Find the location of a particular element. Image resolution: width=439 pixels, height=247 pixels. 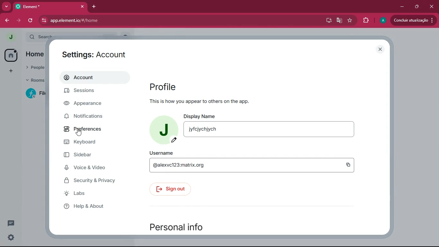

notifications is located at coordinates (93, 116).